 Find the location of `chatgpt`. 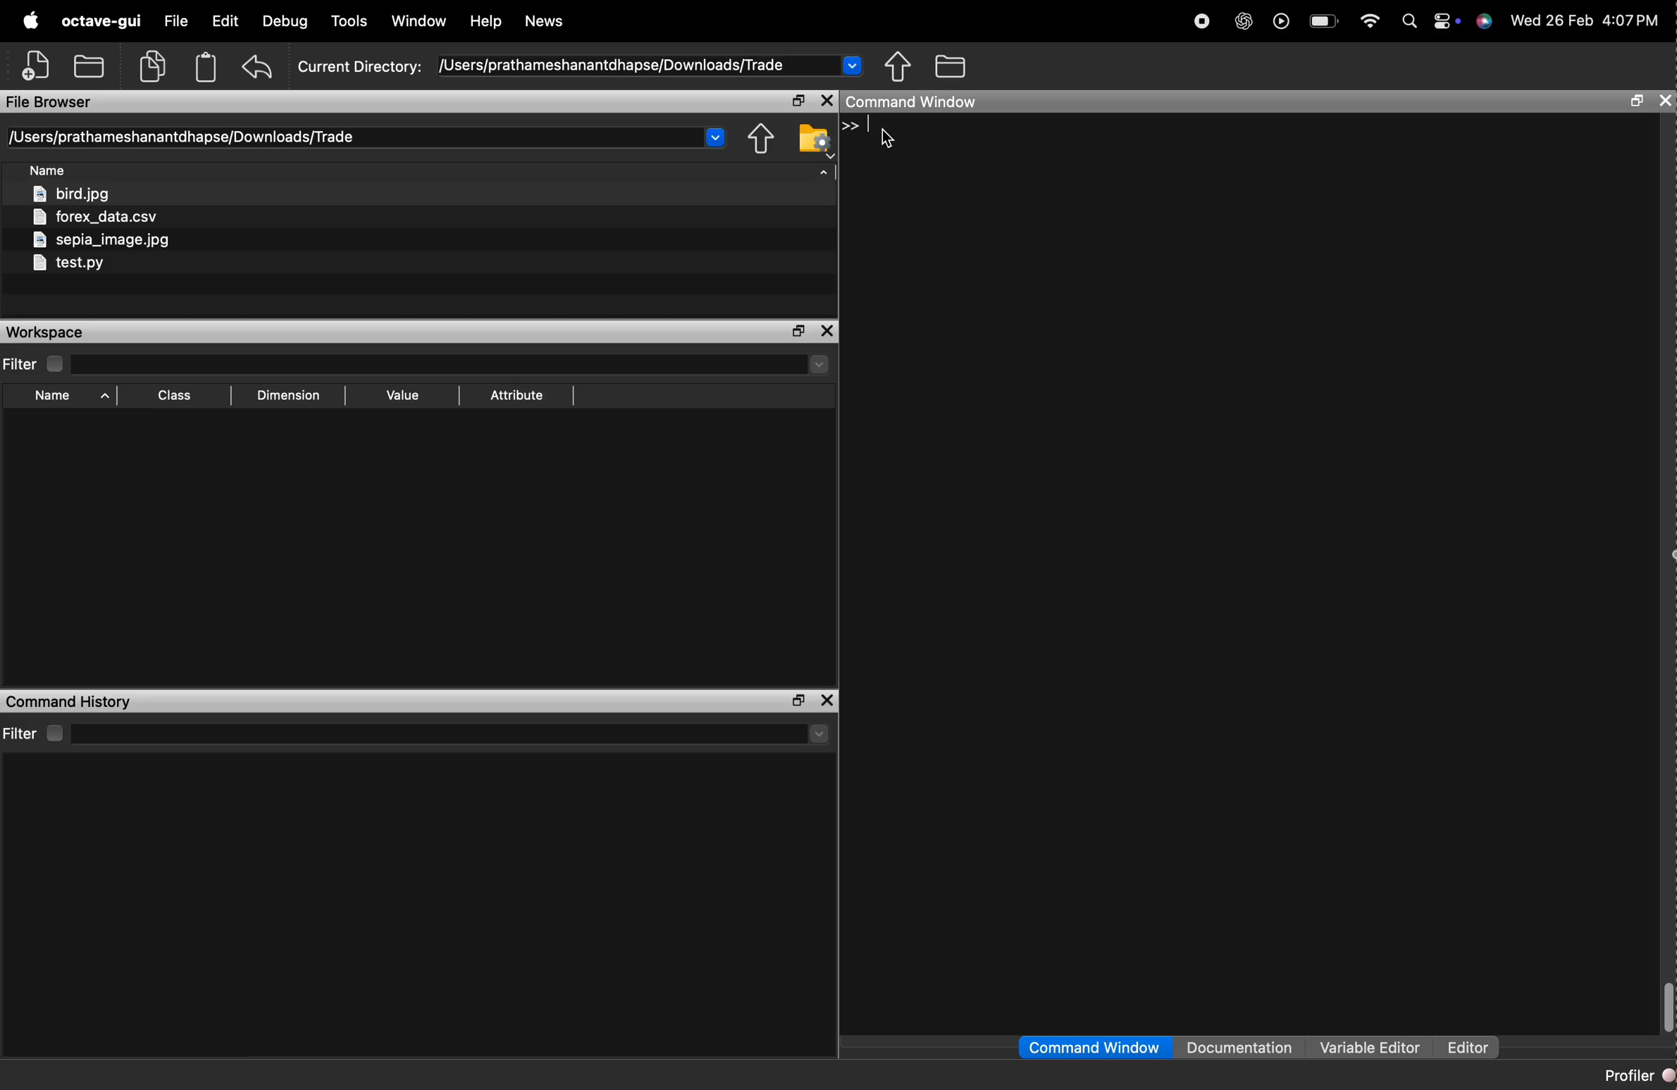

chatgpt is located at coordinates (1244, 22).